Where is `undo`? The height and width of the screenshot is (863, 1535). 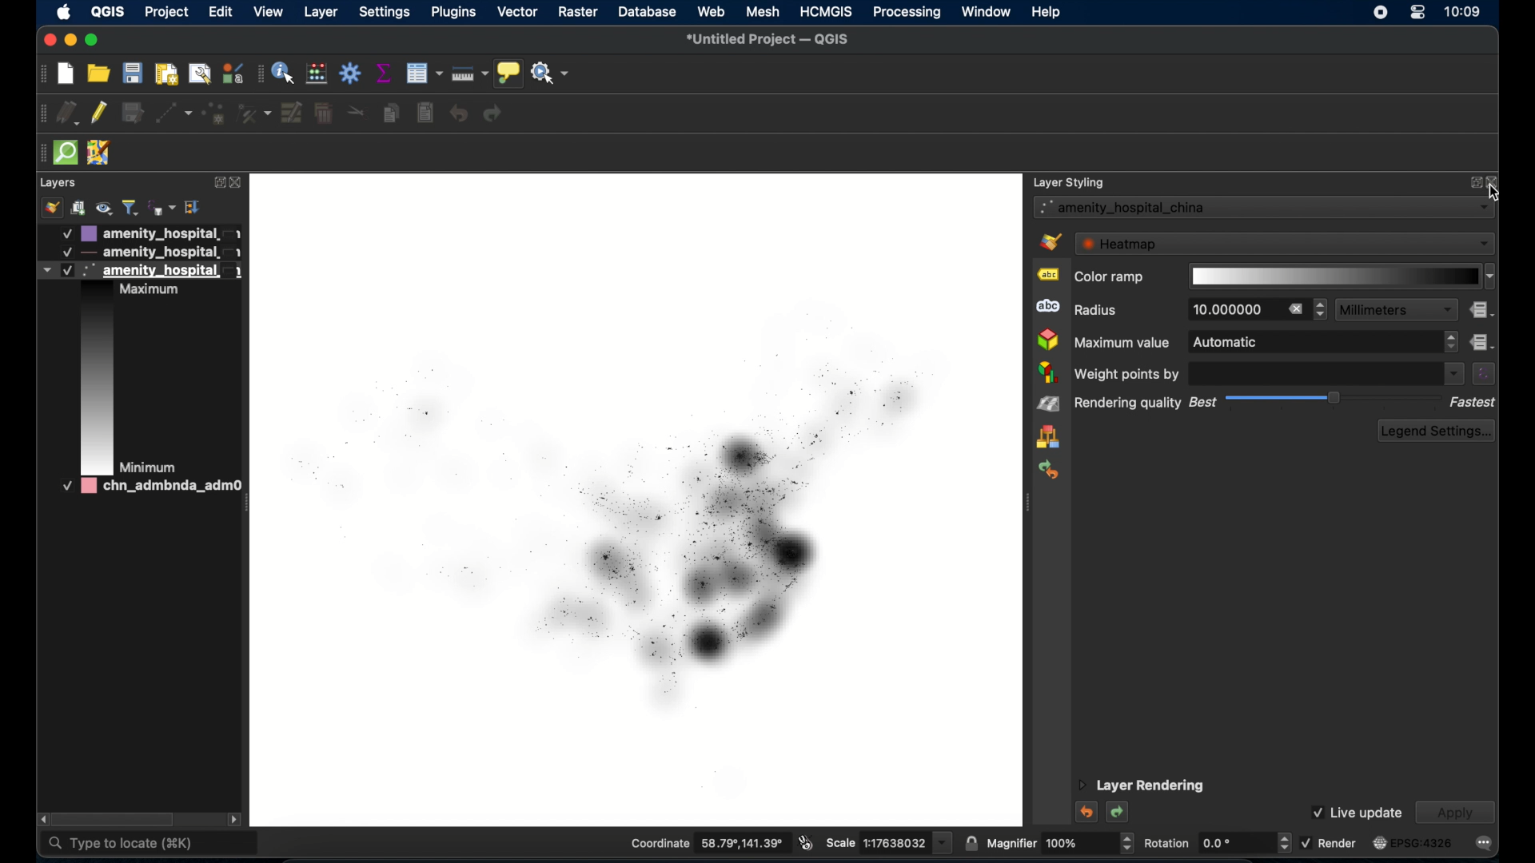
undo is located at coordinates (460, 113).